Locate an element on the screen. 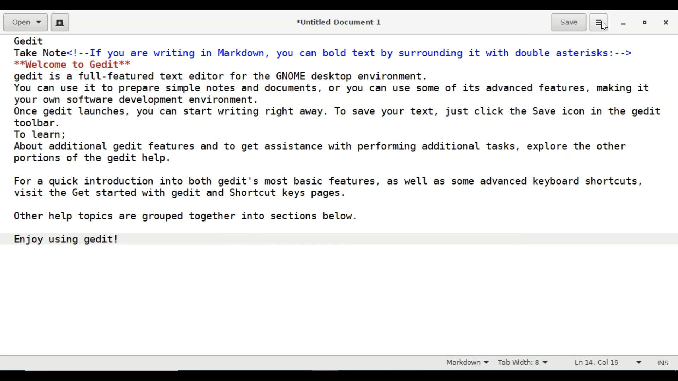 The image size is (678, 381). *Untitled Document 1 is located at coordinates (340, 23).